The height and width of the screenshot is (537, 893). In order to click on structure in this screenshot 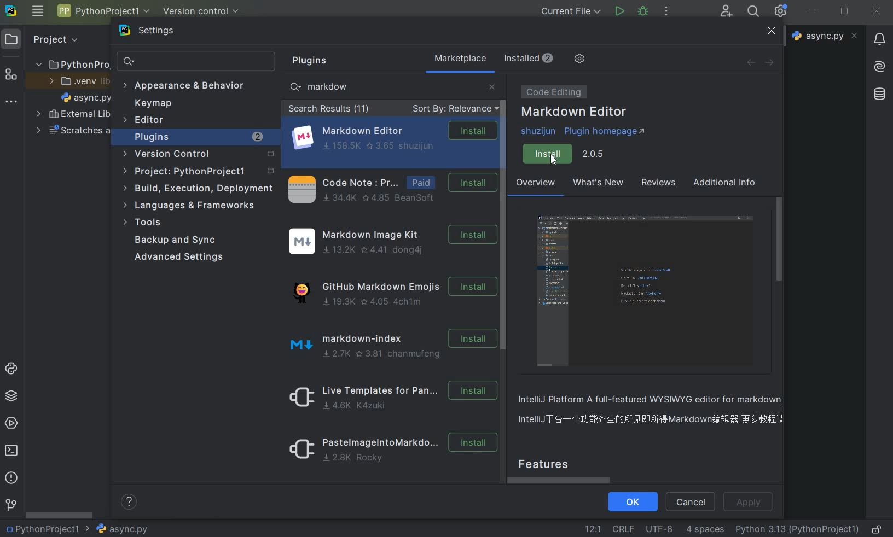, I will do `click(11, 73)`.